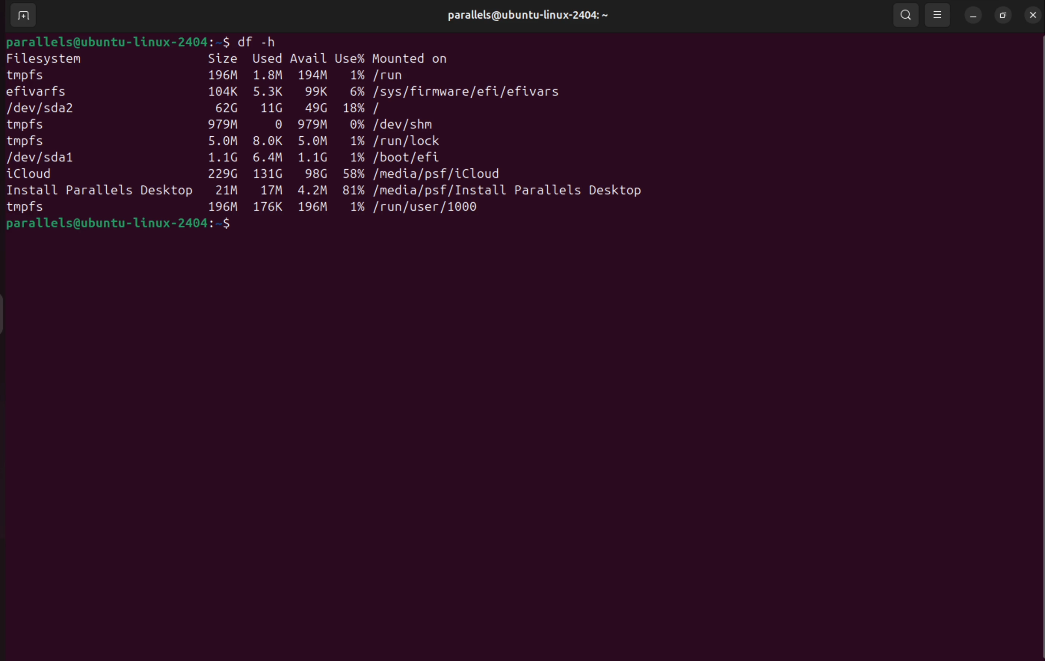 The image size is (1045, 661). I want to click on 18%, so click(355, 107).